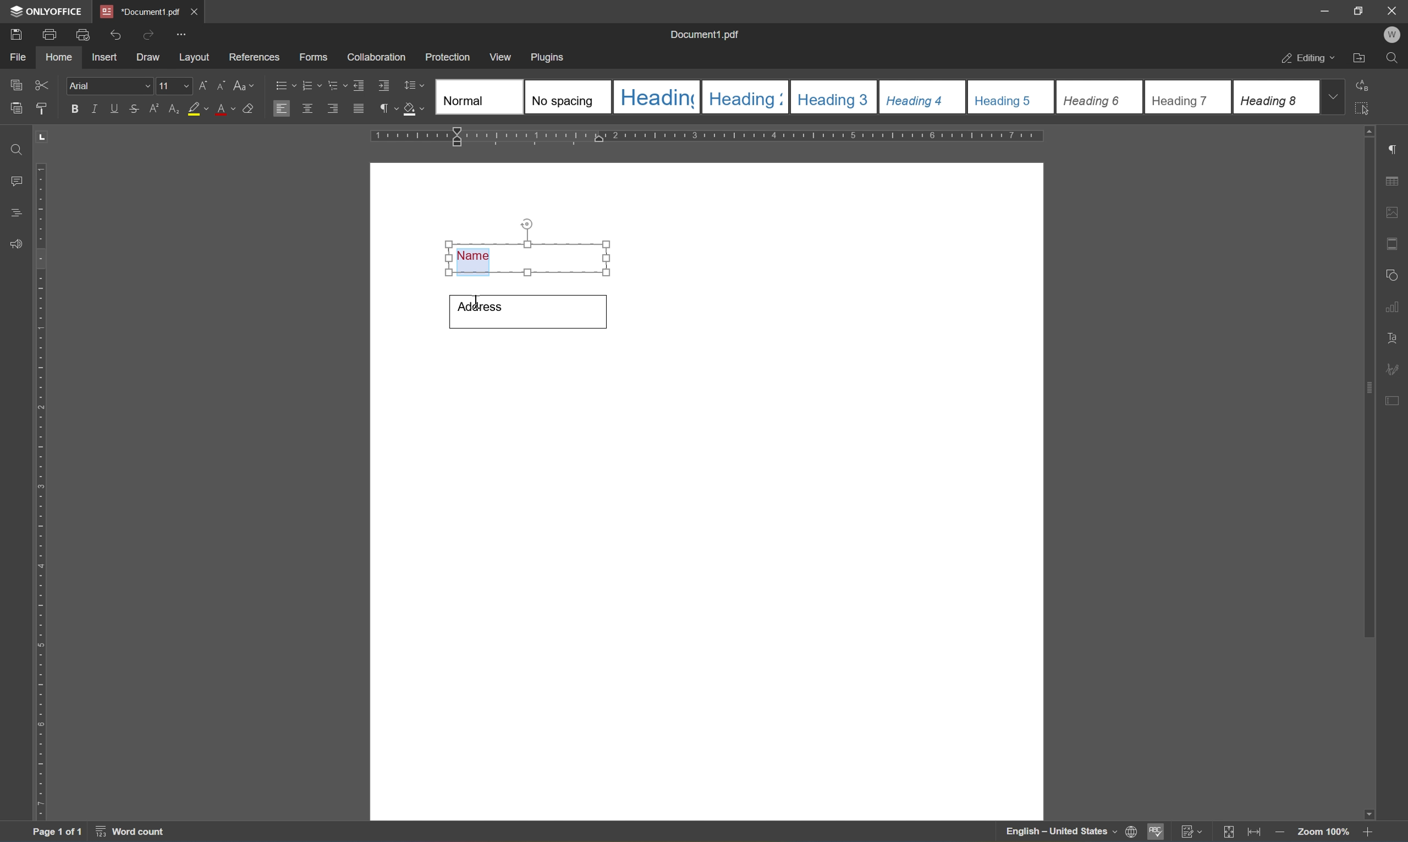 The height and width of the screenshot is (842, 1408). Describe the element at coordinates (110, 86) in the screenshot. I see `font` at that location.